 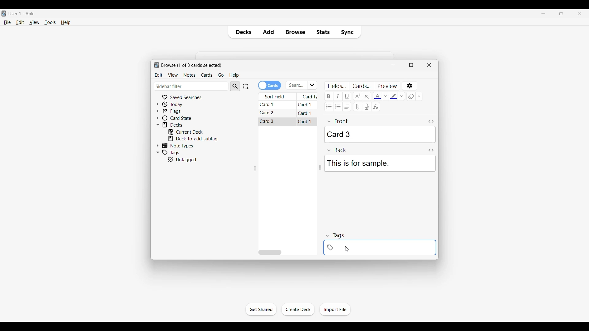 What do you see at coordinates (158, 118) in the screenshot?
I see `Click to expand card state` at bounding box center [158, 118].